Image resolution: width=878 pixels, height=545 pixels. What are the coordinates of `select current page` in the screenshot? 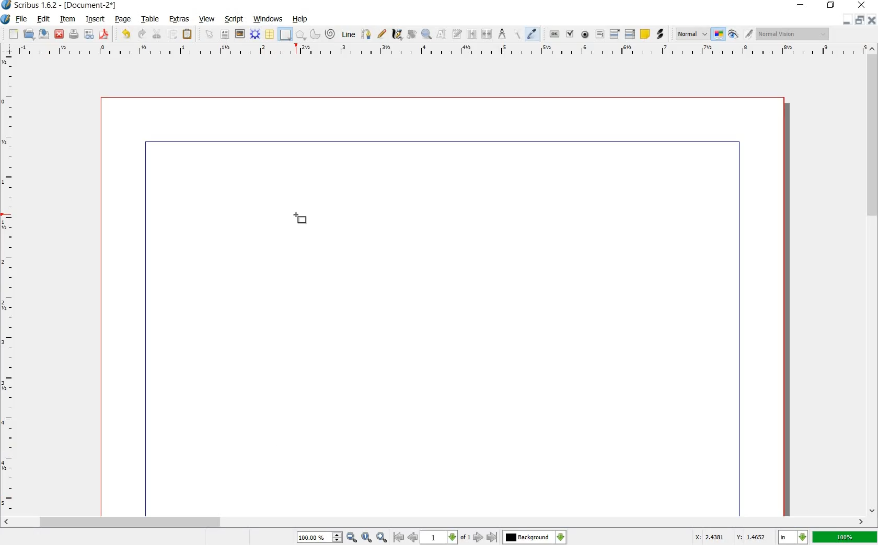 It's located at (445, 537).